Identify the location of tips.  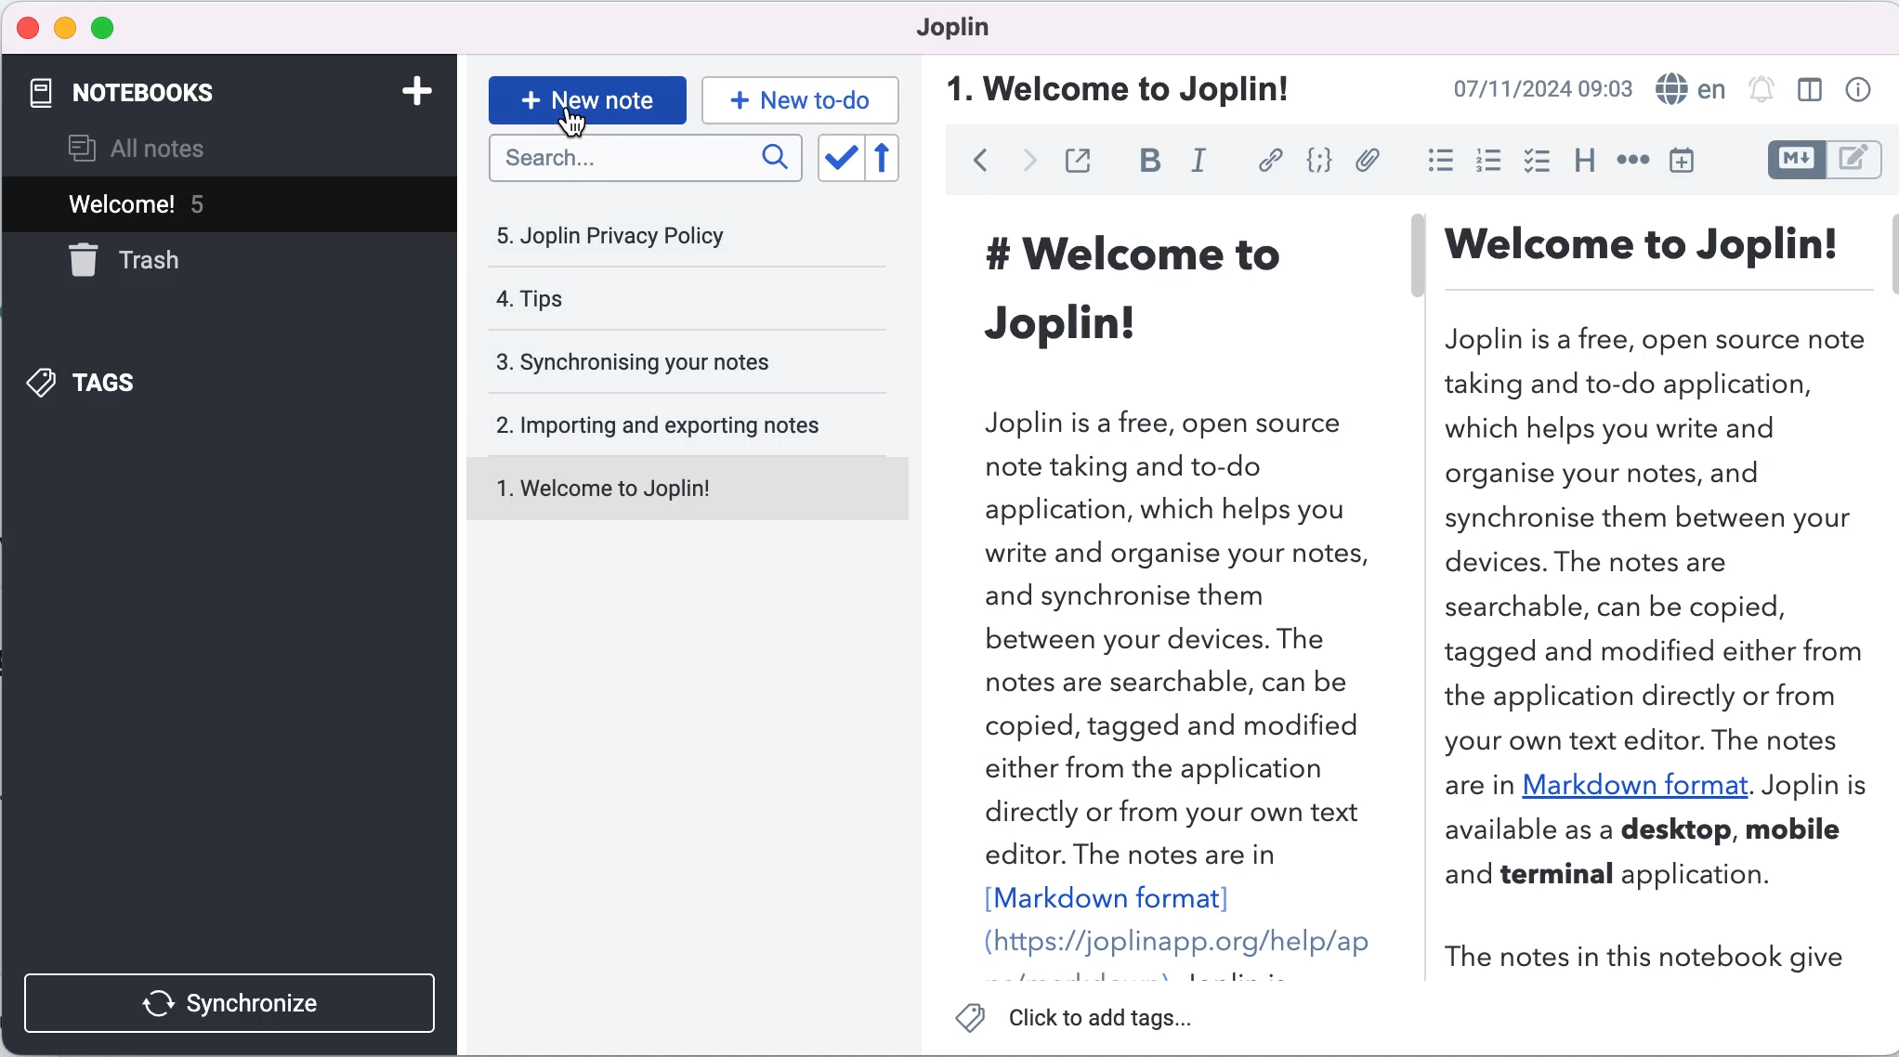
(649, 299).